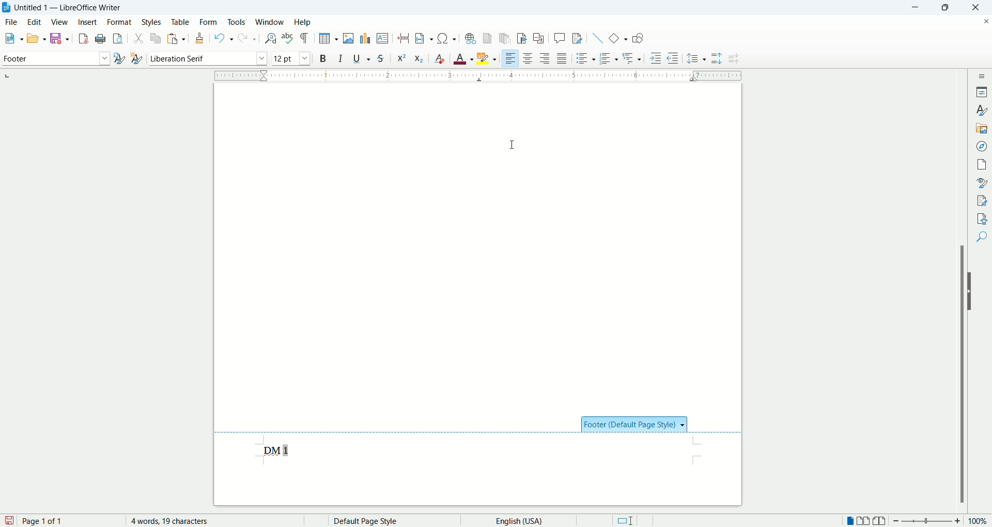  Describe the element at coordinates (560, 38) in the screenshot. I see `insert comment` at that location.